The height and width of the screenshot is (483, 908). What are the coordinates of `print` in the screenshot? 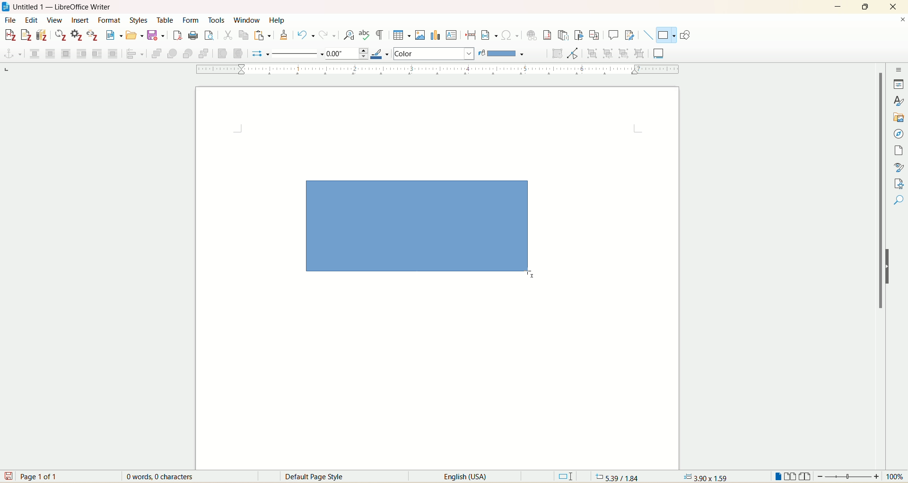 It's located at (193, 35).